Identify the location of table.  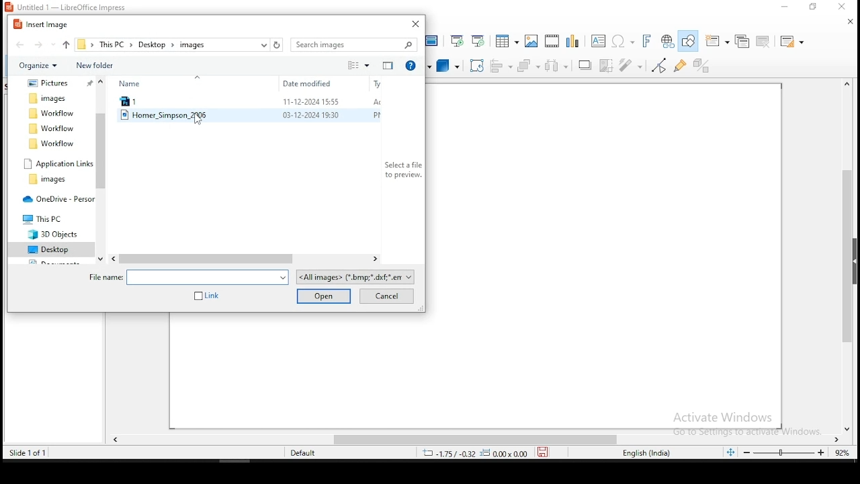
(507, 40).